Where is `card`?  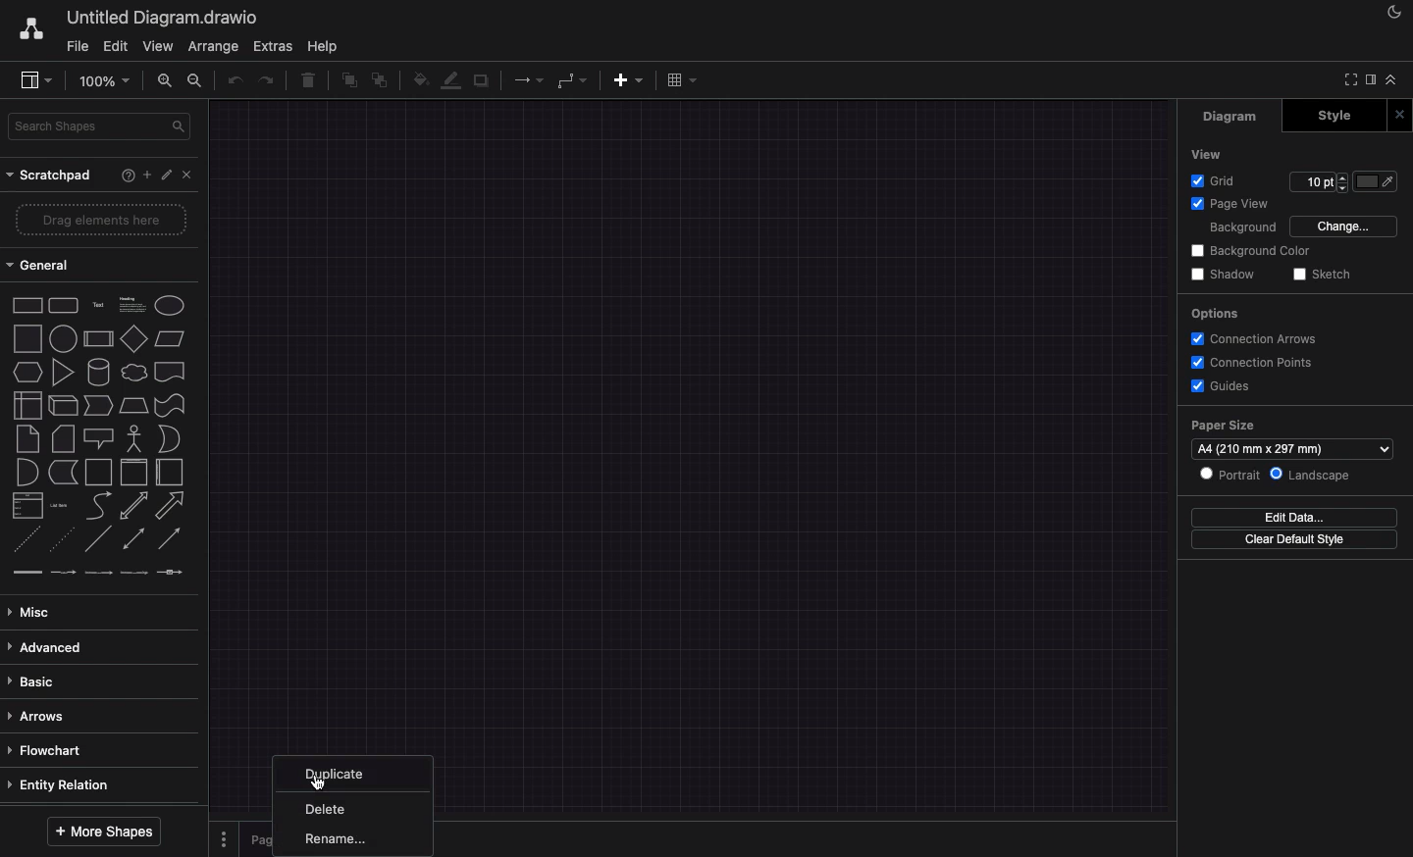 card is located at coordinates (64, 438).